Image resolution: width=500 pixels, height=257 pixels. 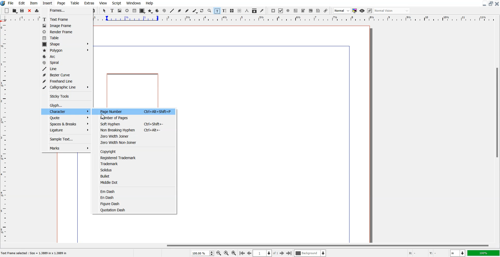 What do you see at coordinates (226, 253) in the screenshot?
I see `Zoom to 100%` at bounding box center [226, 253].